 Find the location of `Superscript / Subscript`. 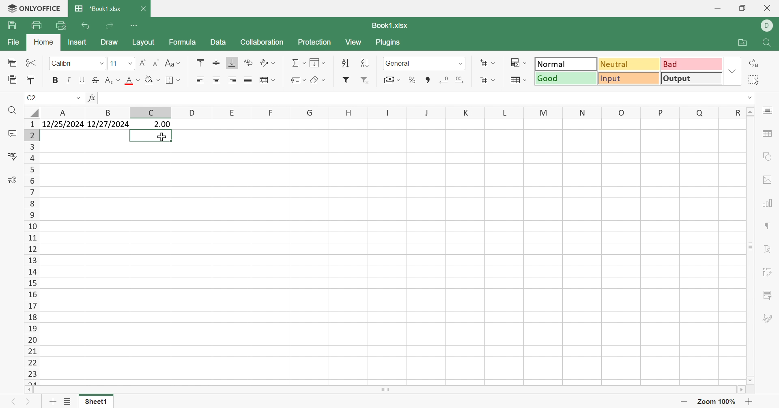

Superscript / Subscript is located at coordinates (113, 80).